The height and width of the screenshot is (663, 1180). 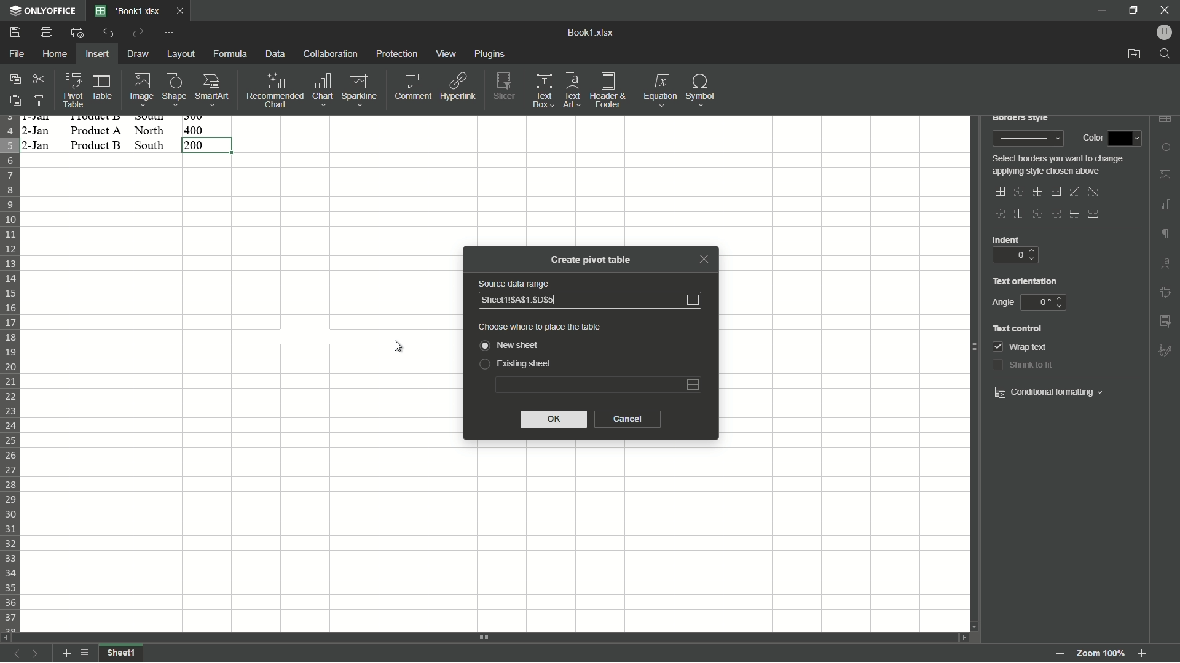 I want to click on plugins, so click(x=490, y=54).